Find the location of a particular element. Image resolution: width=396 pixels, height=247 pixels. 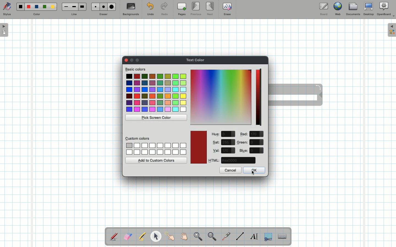

Small eraser is located at coordinates (94, 7).